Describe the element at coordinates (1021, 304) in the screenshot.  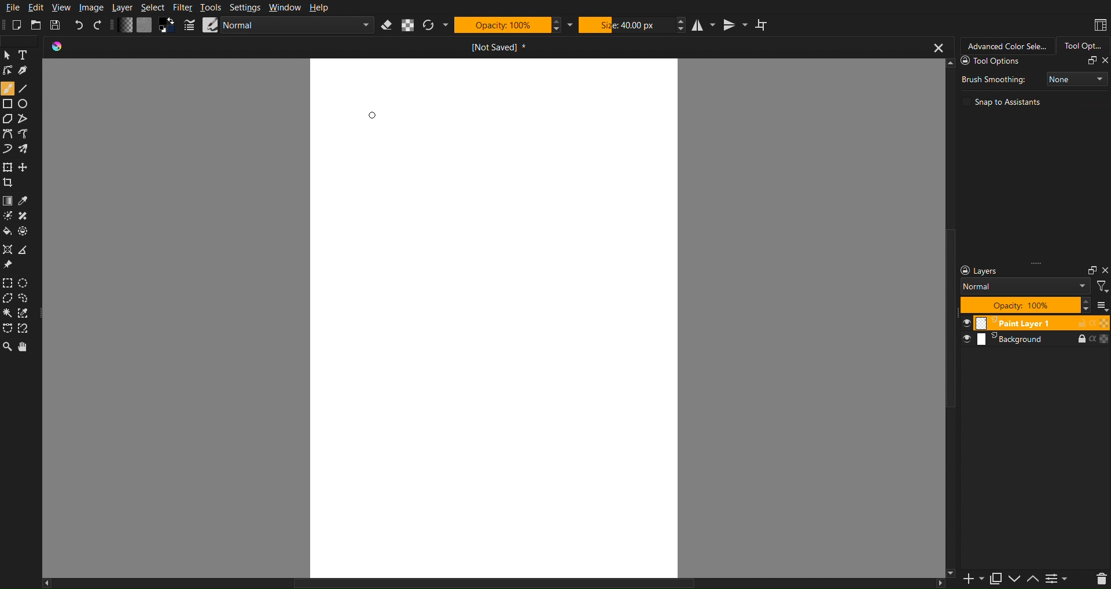
I see `Opacity` at that location.